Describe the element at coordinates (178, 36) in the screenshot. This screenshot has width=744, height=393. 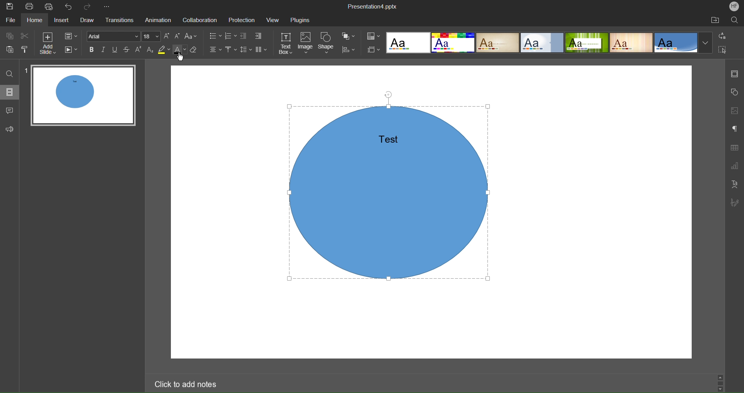
I see `Decrease size` at that location.